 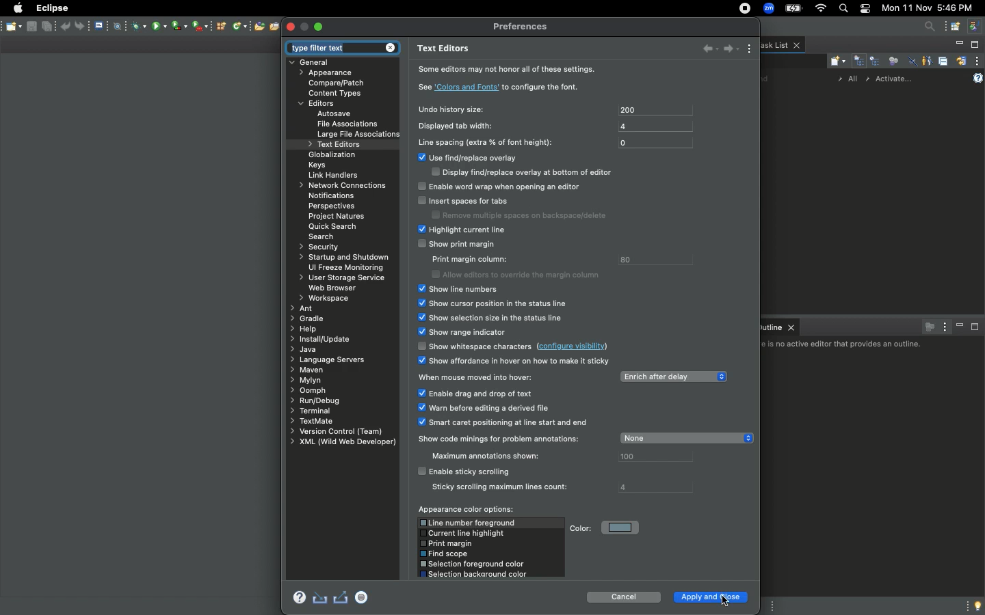 I want to click on Synchronized change, so click(x=961, y=59).